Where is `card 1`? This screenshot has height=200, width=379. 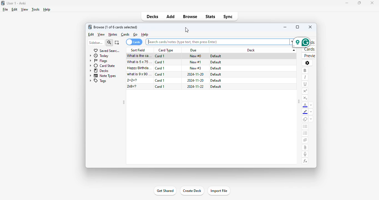
card 1 is located at coordinates (160, 62).